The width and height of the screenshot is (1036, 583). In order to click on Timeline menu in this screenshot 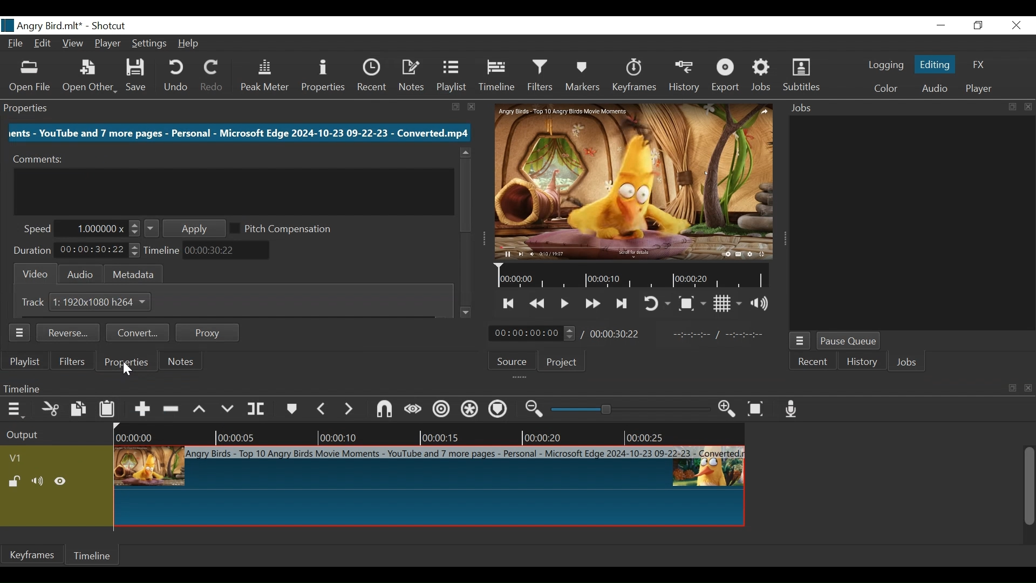, I will do `click(15, 411)`.